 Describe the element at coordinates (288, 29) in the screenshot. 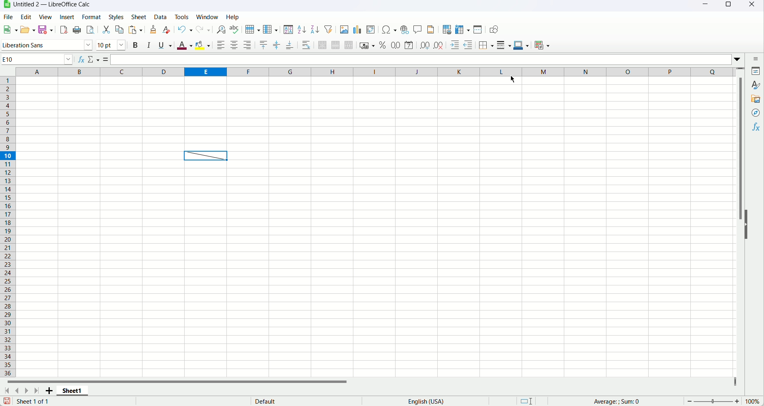

I see `Sort` at that location.